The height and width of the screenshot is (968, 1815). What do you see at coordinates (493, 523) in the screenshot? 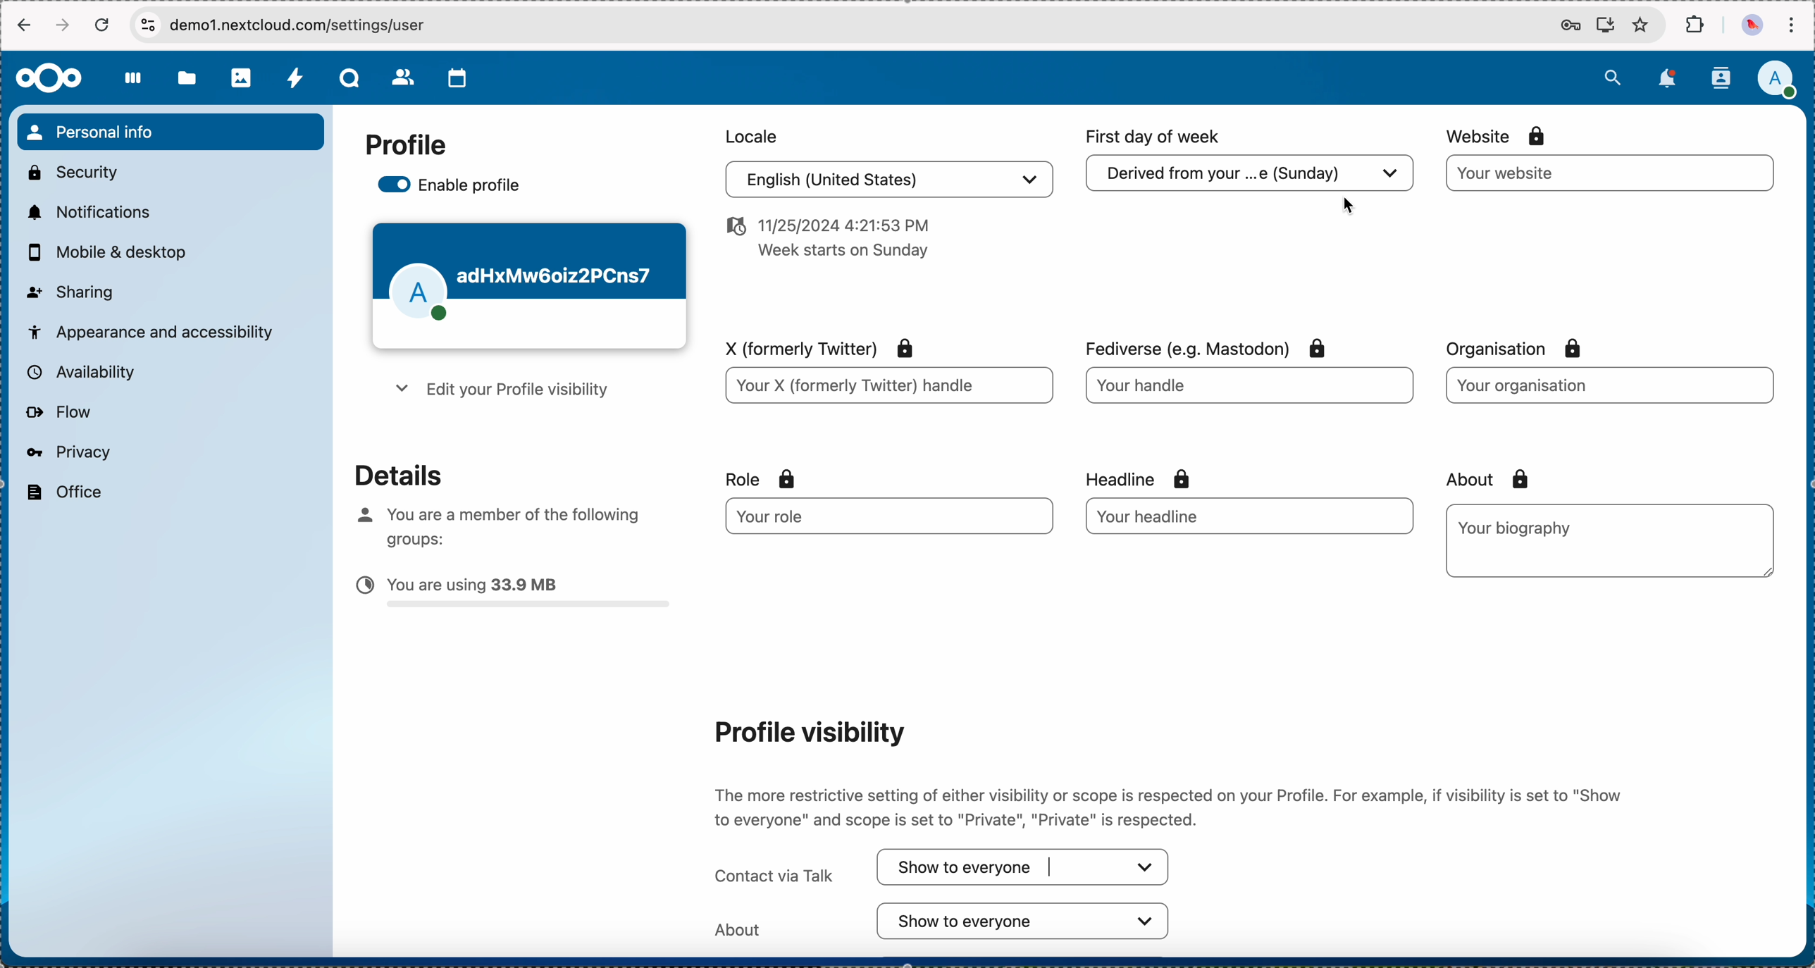
I see `you are member of the following groups` at bounding box center [493, 523].